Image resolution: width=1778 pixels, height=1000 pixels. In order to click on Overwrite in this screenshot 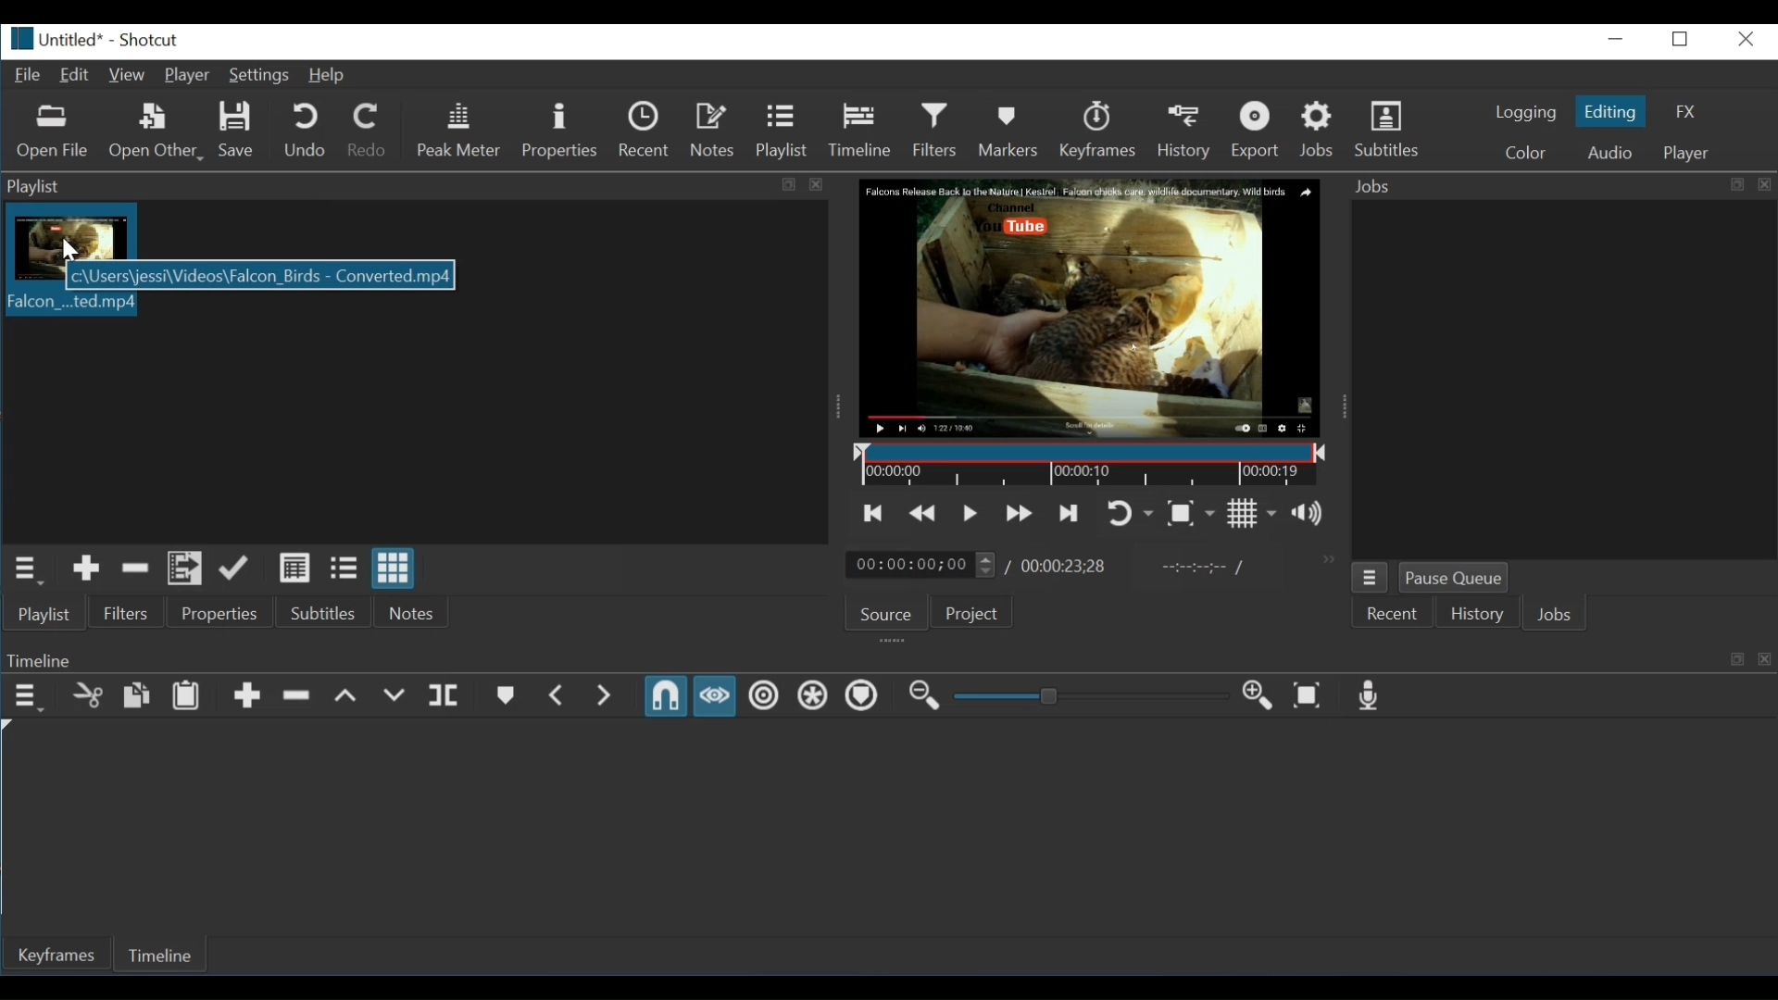, I will do `click(394, 697)`.